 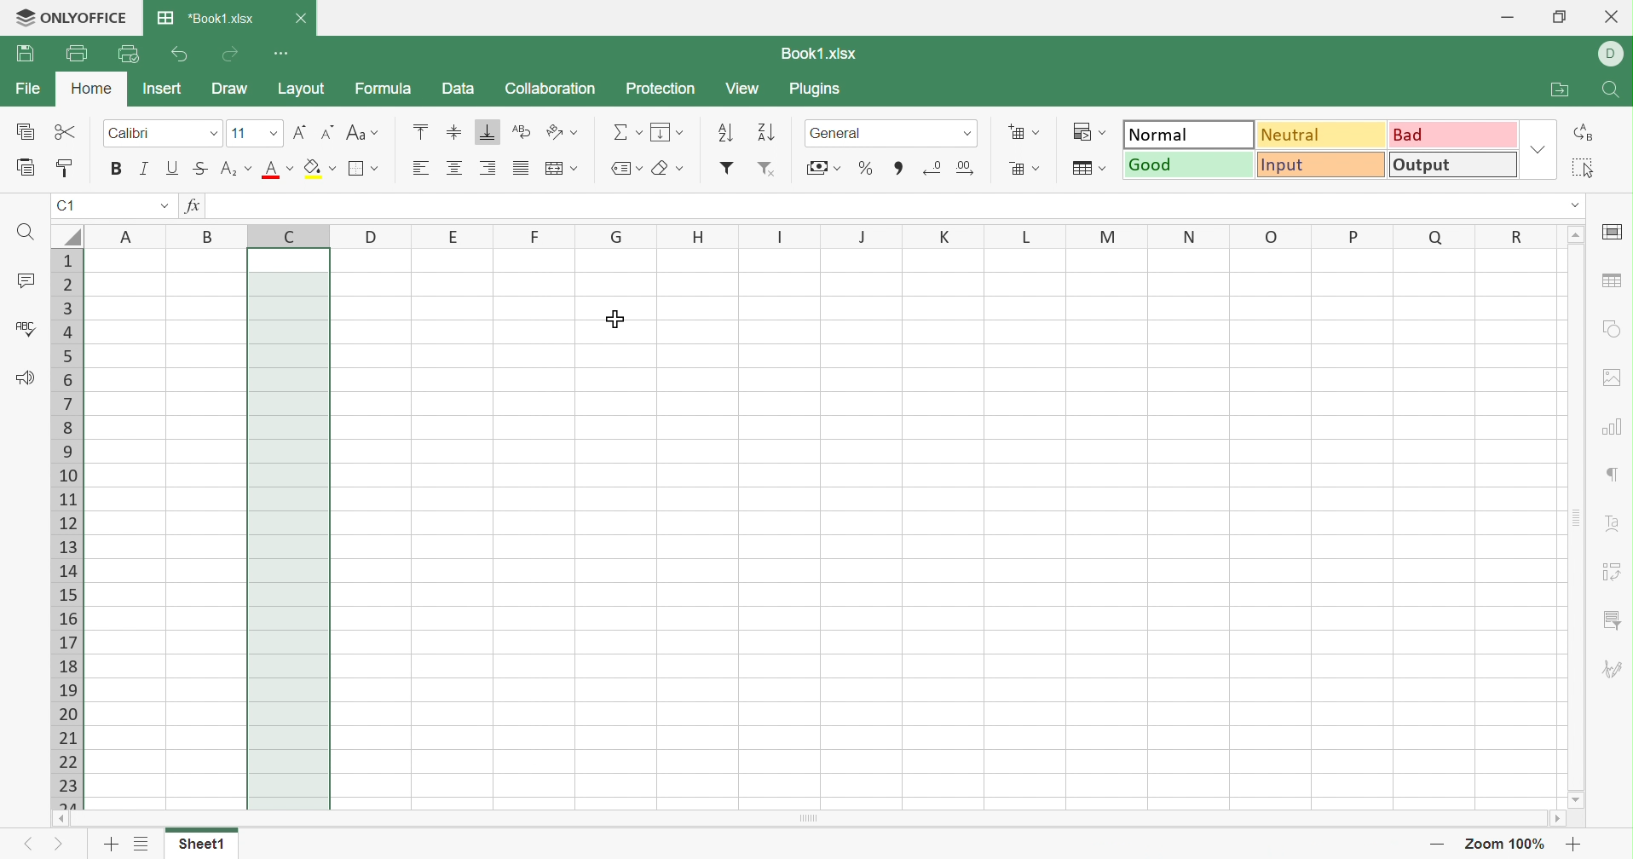 I want to click on Drop Down, so click(x=837, y=167).